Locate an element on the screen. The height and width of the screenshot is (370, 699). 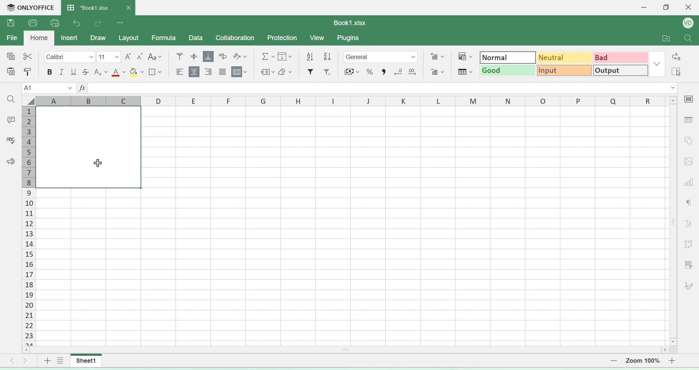
italics is located at coordinates (62, 72).